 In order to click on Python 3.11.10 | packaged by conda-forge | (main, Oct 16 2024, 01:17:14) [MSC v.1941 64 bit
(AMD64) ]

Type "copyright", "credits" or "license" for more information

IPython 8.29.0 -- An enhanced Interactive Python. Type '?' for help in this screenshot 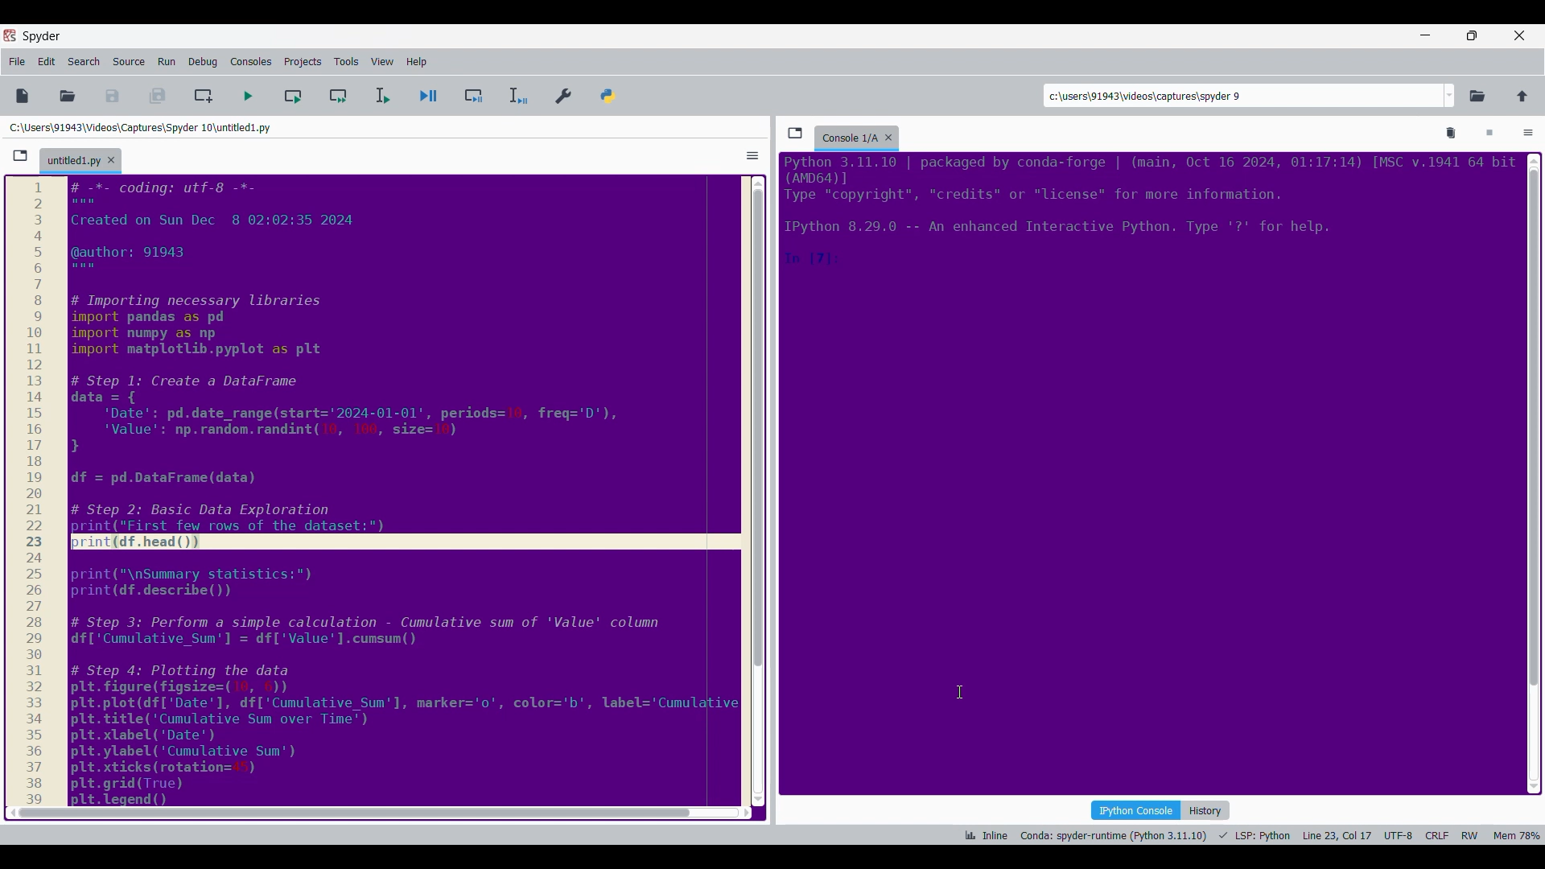, I will do `click(1150, 214)`.